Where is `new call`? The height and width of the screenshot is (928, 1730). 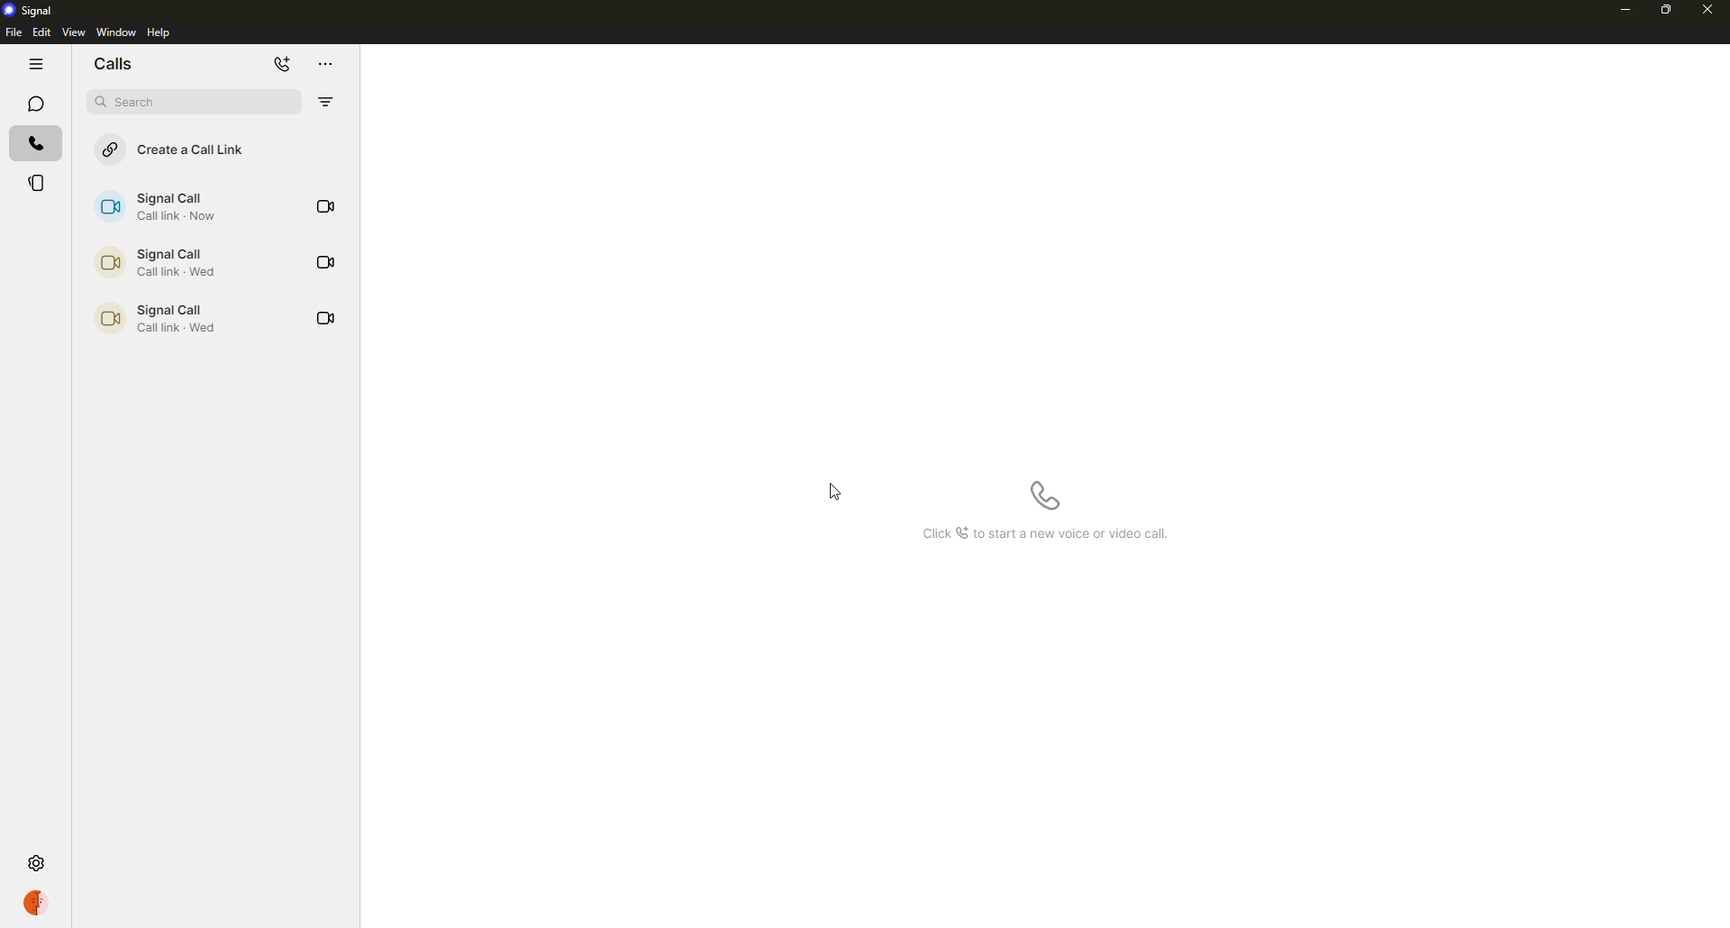 new call is located at coordinates (284, 66).